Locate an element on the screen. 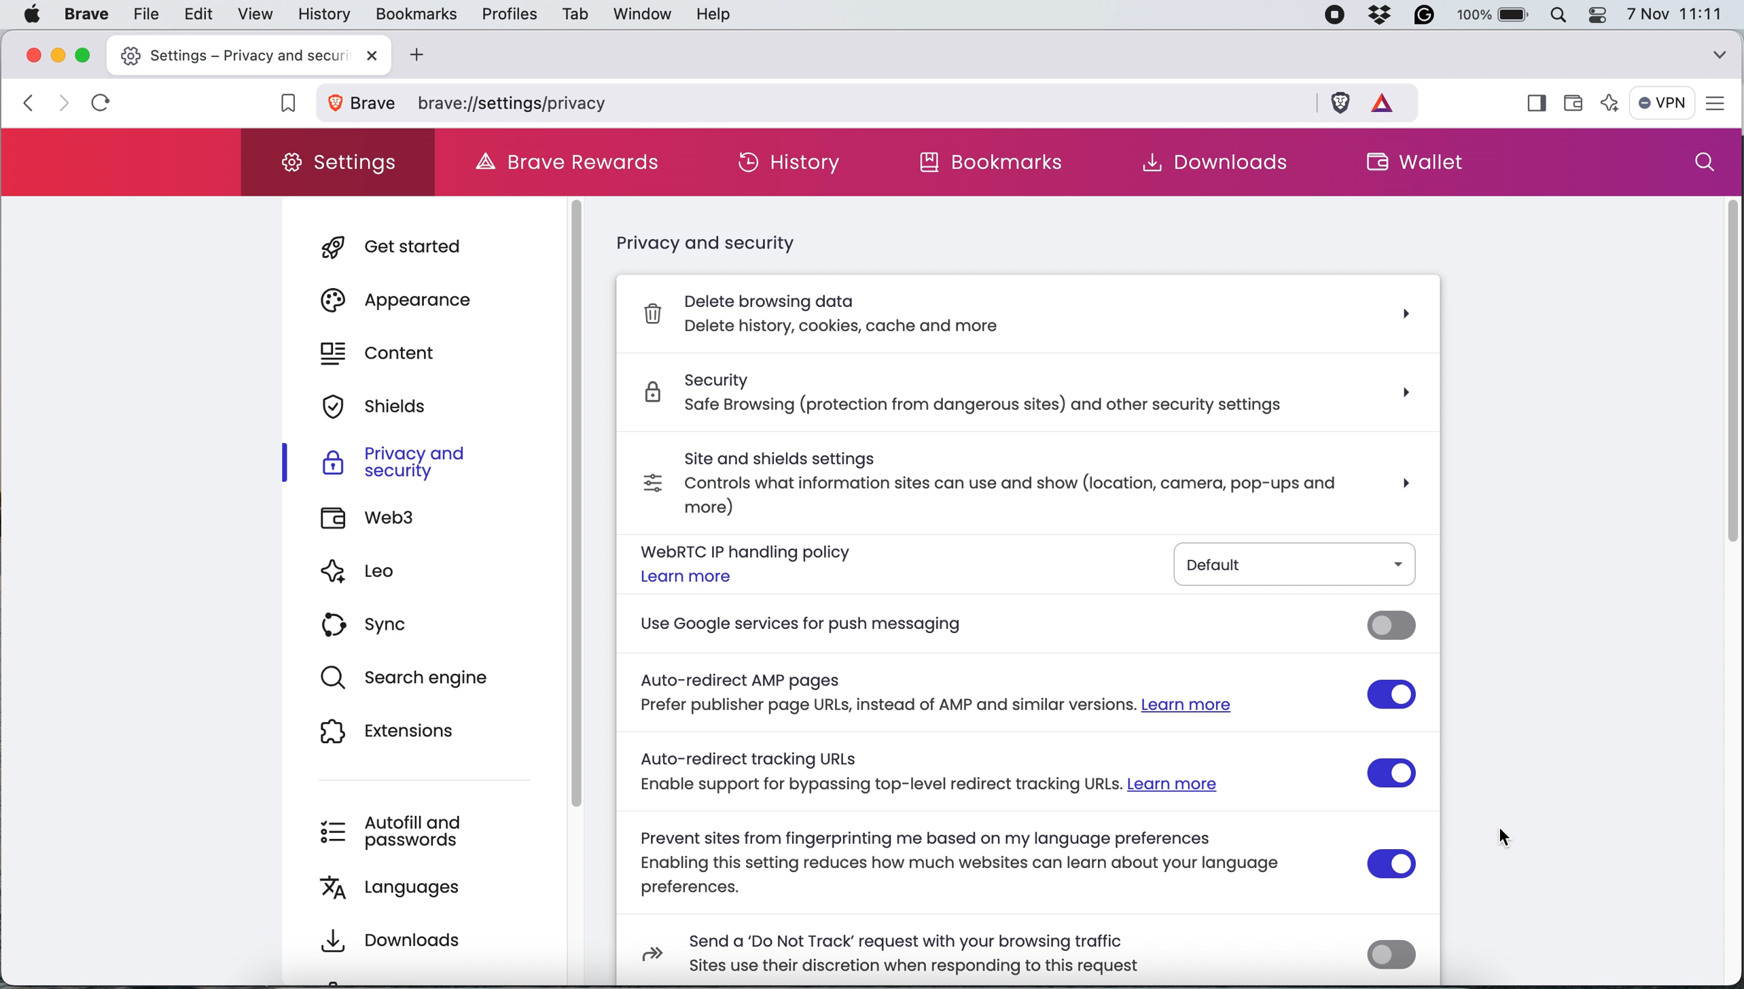 This screenshot has height=989, width=1744. auto redirect tracking URLs toggle switch is located at coordinates (1391, 773).